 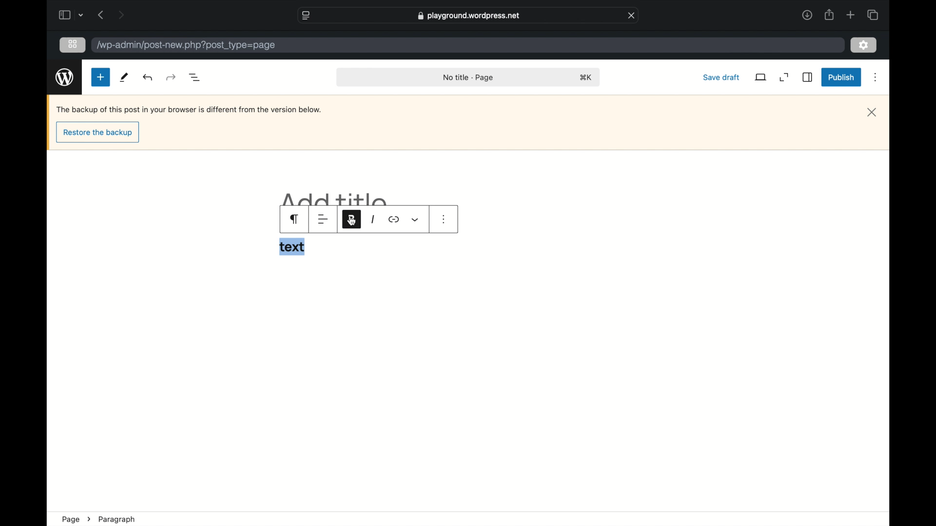 What do you see at coordinates (89, 519) in the screenshot?
I see `next icon` at bounding box center [89, 519].